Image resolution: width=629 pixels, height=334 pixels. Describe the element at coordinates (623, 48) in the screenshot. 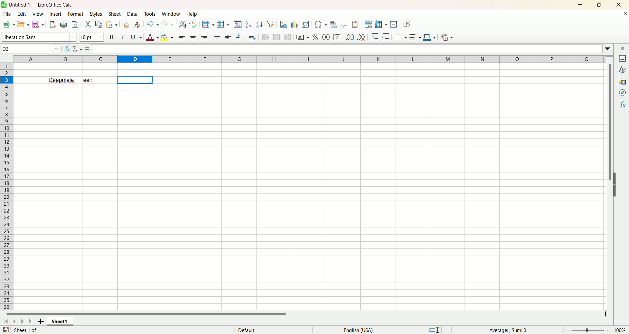

I see `Sidebar settings` at that location.